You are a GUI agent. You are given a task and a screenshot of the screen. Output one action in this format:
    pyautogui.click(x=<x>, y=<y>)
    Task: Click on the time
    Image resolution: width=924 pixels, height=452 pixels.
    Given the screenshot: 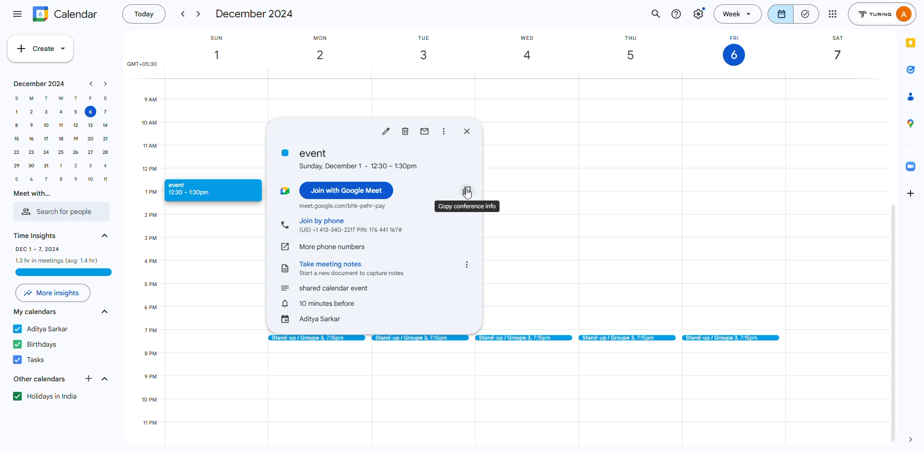 What is the action you would take?
    pyautogui.click(x=37, y=235)
    